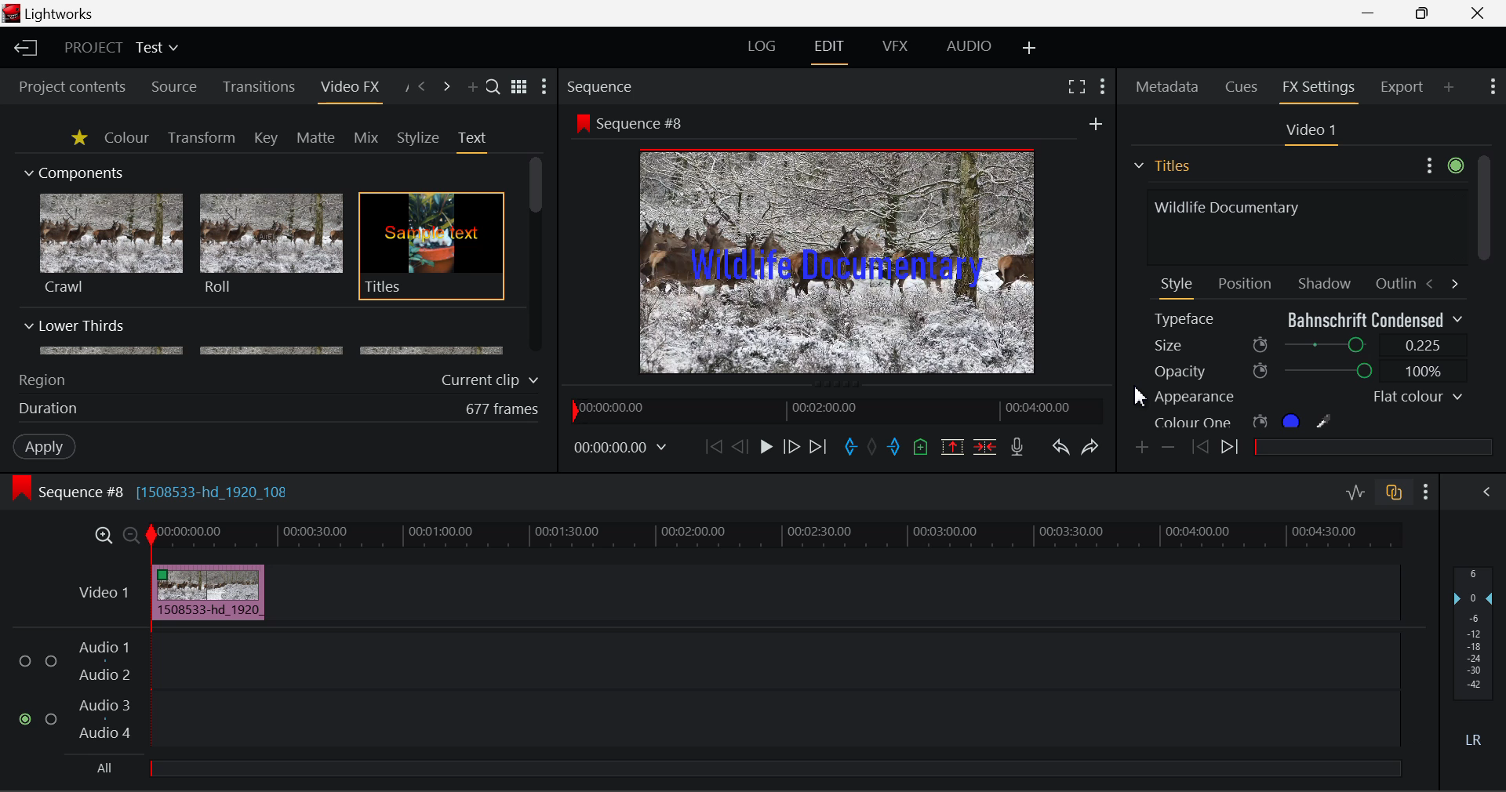 The image size is (1506, 792). Describe the element at coordinates (544, 86) in the screenshot. I see `Show Settings` at that location.